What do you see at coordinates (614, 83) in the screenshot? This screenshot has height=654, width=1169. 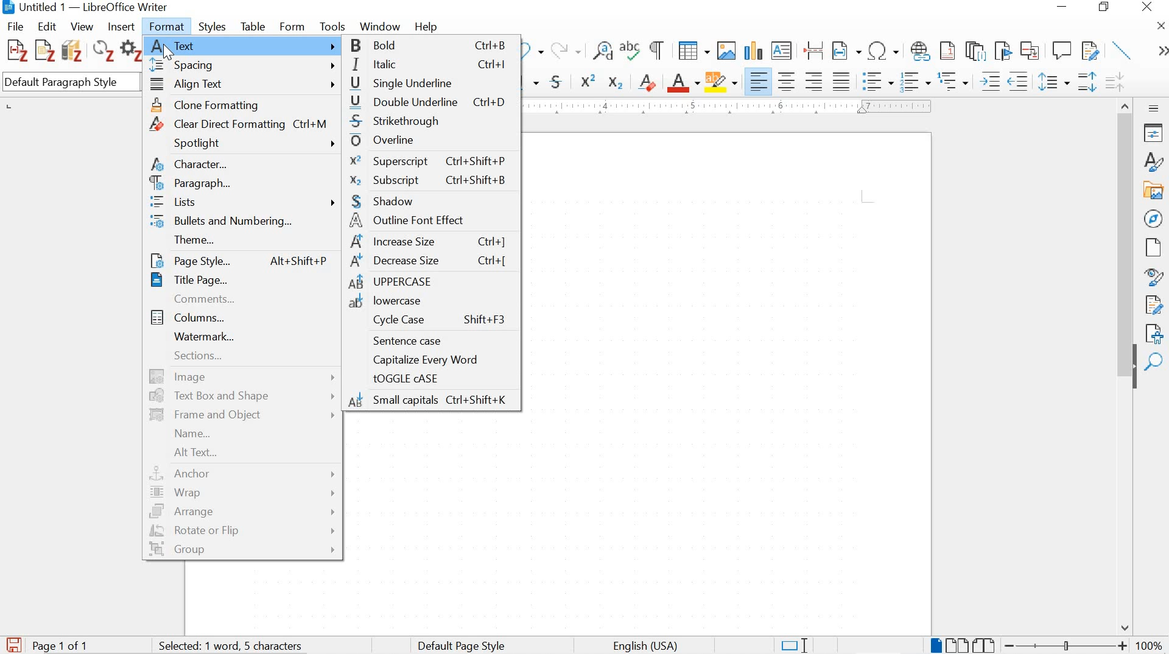 I see `subscript` at bounding box center [614, 83].